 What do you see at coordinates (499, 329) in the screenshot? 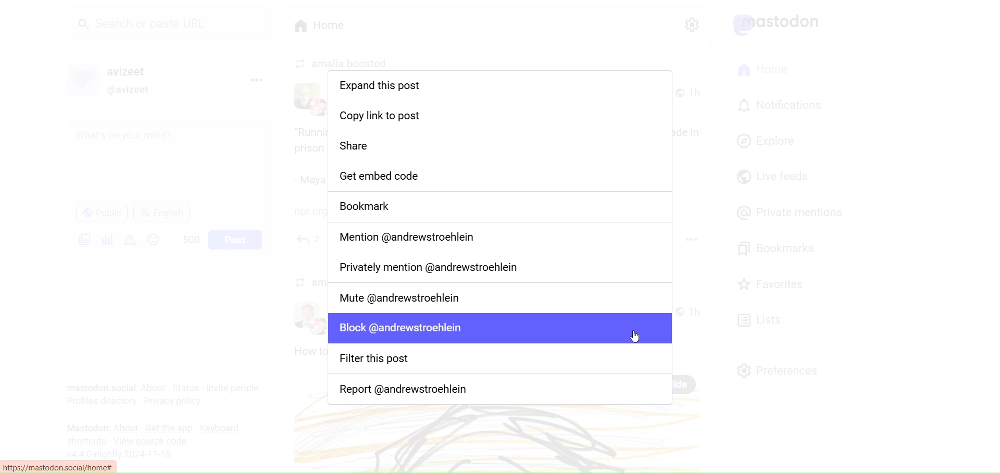
I see `Block user` at bounding box center [499, 329].